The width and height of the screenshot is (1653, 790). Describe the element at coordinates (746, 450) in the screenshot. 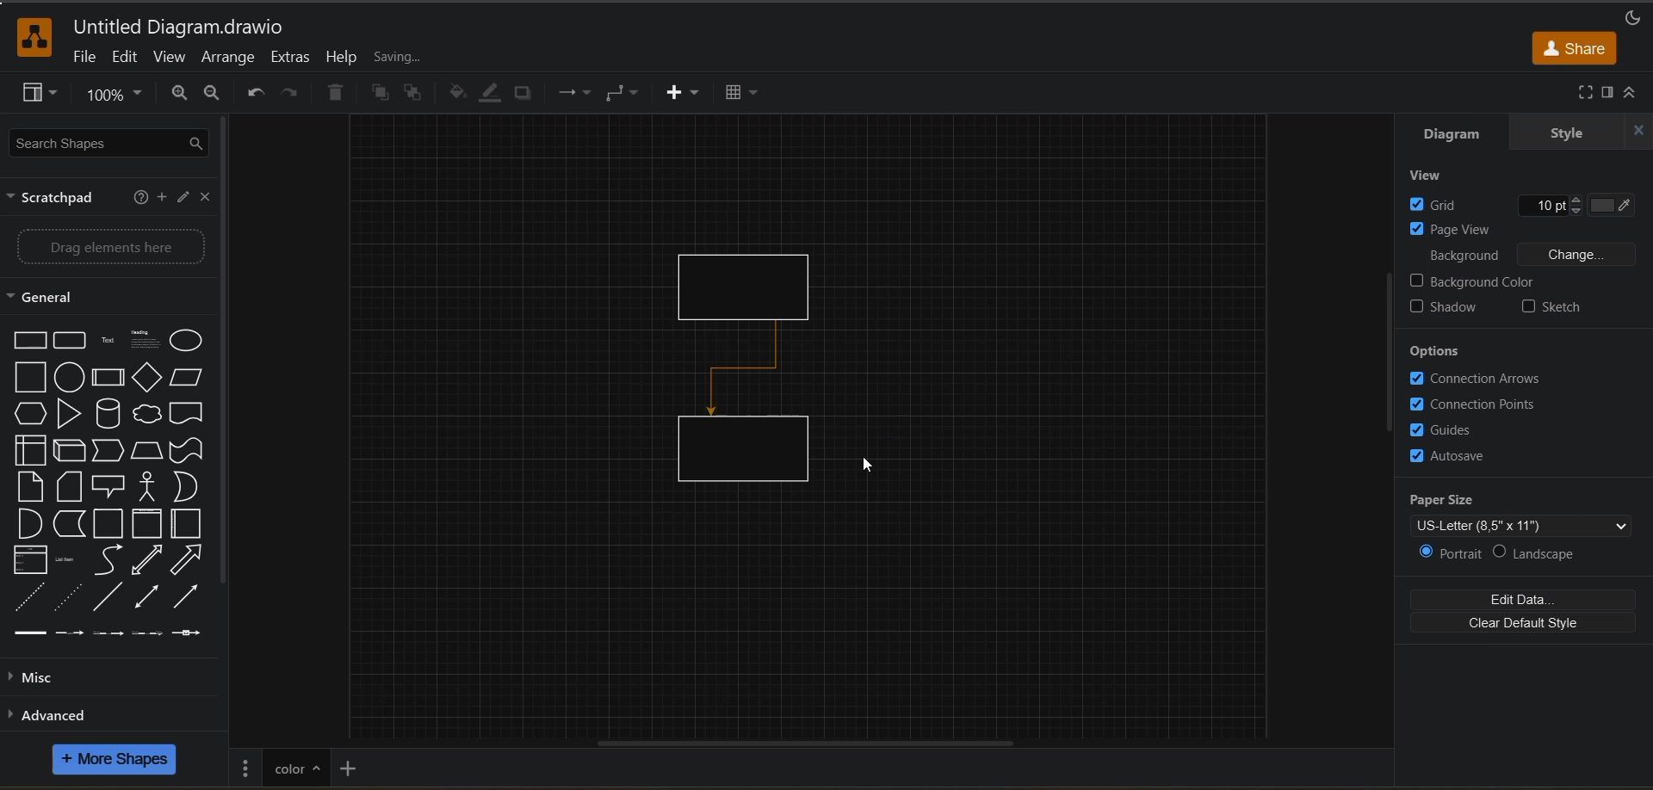

I see `rectangle` at that location.